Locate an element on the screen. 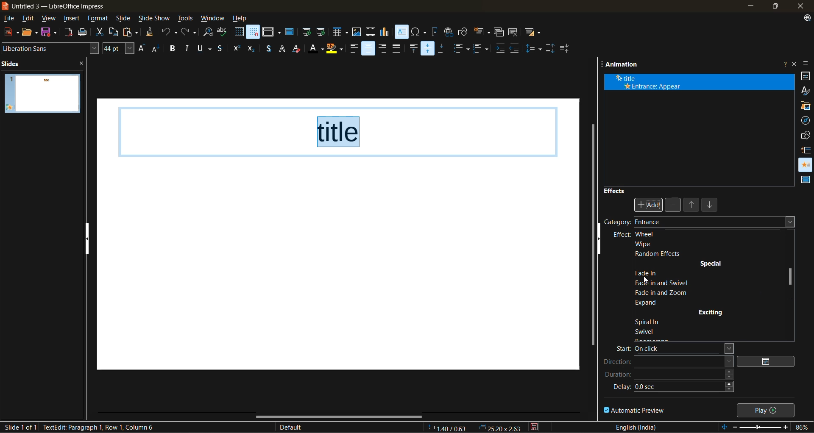 This screenshot has height=433, width=814. animation is located at coordinates (806, 163).